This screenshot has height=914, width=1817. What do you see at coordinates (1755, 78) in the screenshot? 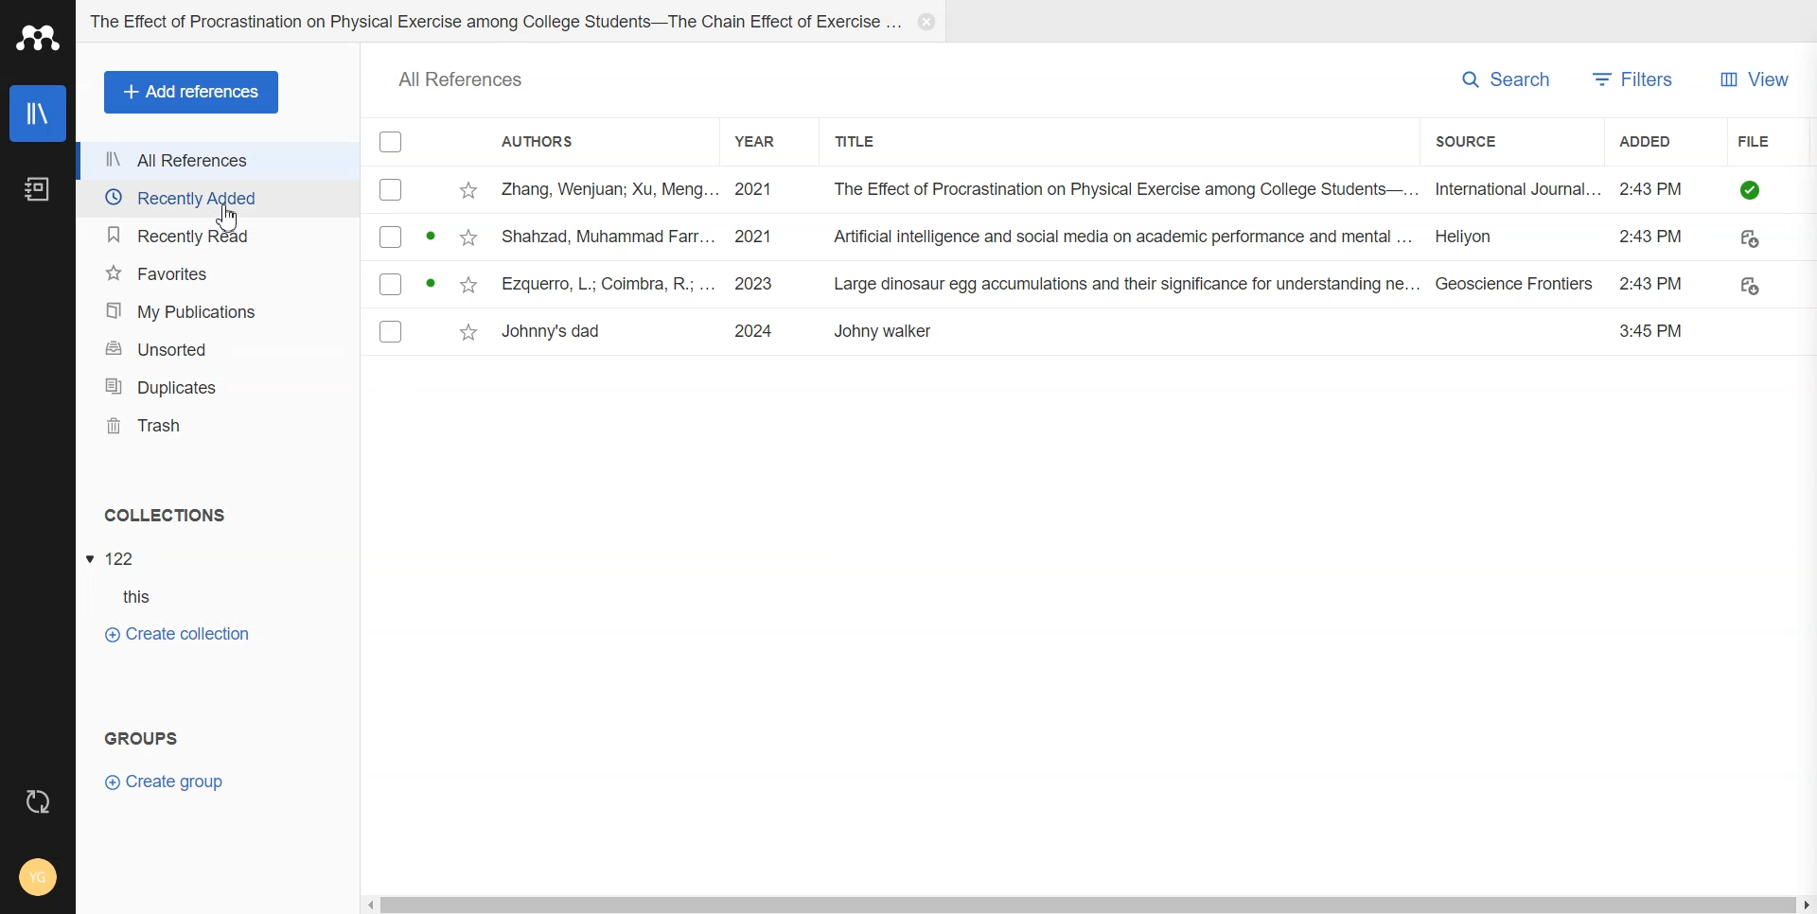
I see `View` at bounding box center [1755, 78].